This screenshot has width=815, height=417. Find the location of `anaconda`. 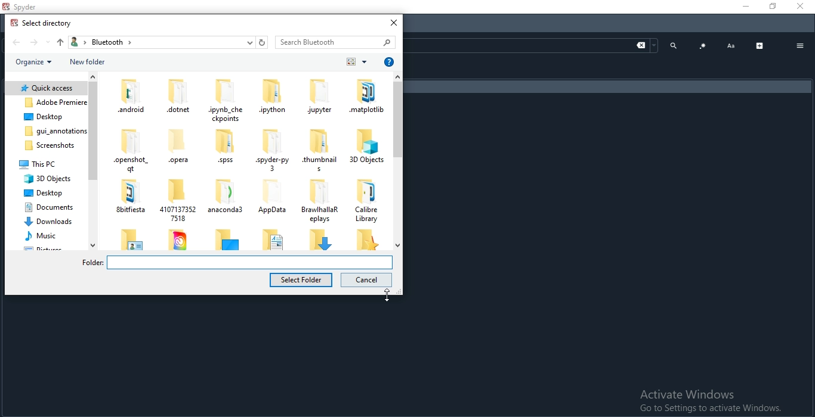

anaconda is located at coordinates (223, 198).